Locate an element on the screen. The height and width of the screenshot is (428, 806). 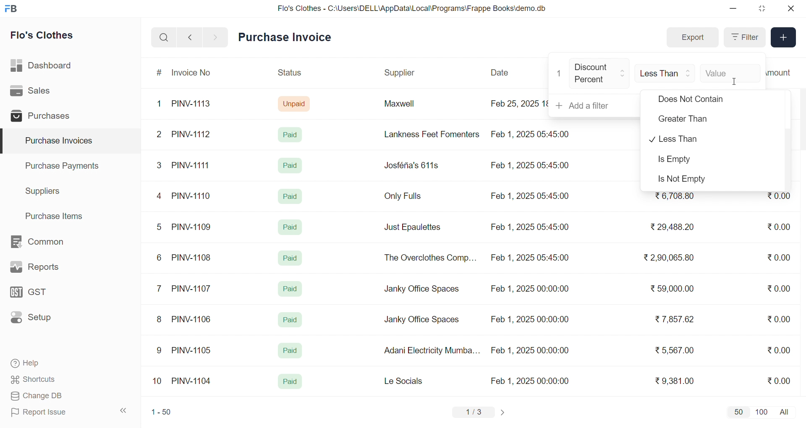
₹ 7,857.62 is located at coordinates (675, 319).